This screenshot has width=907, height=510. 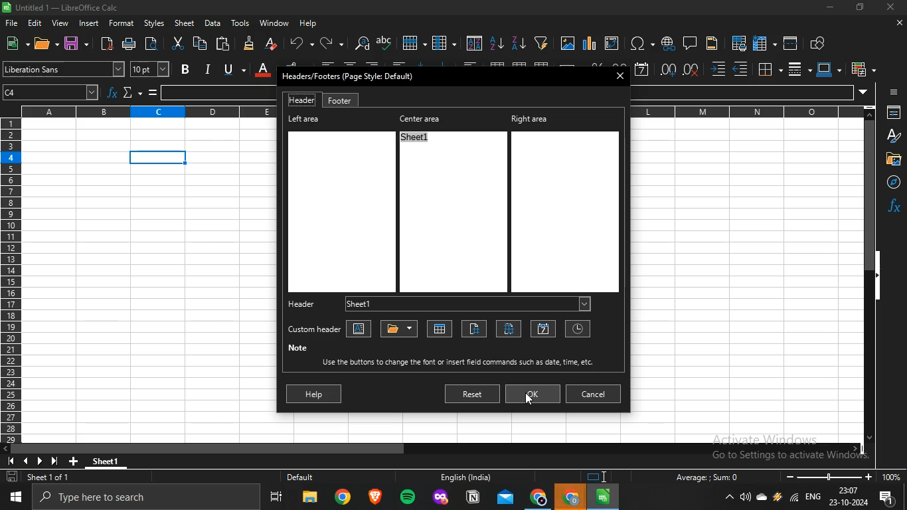 What do you see at coordinates (541, 42) in the screenshot?
I see `create filter` at bounding box center [541, 42].